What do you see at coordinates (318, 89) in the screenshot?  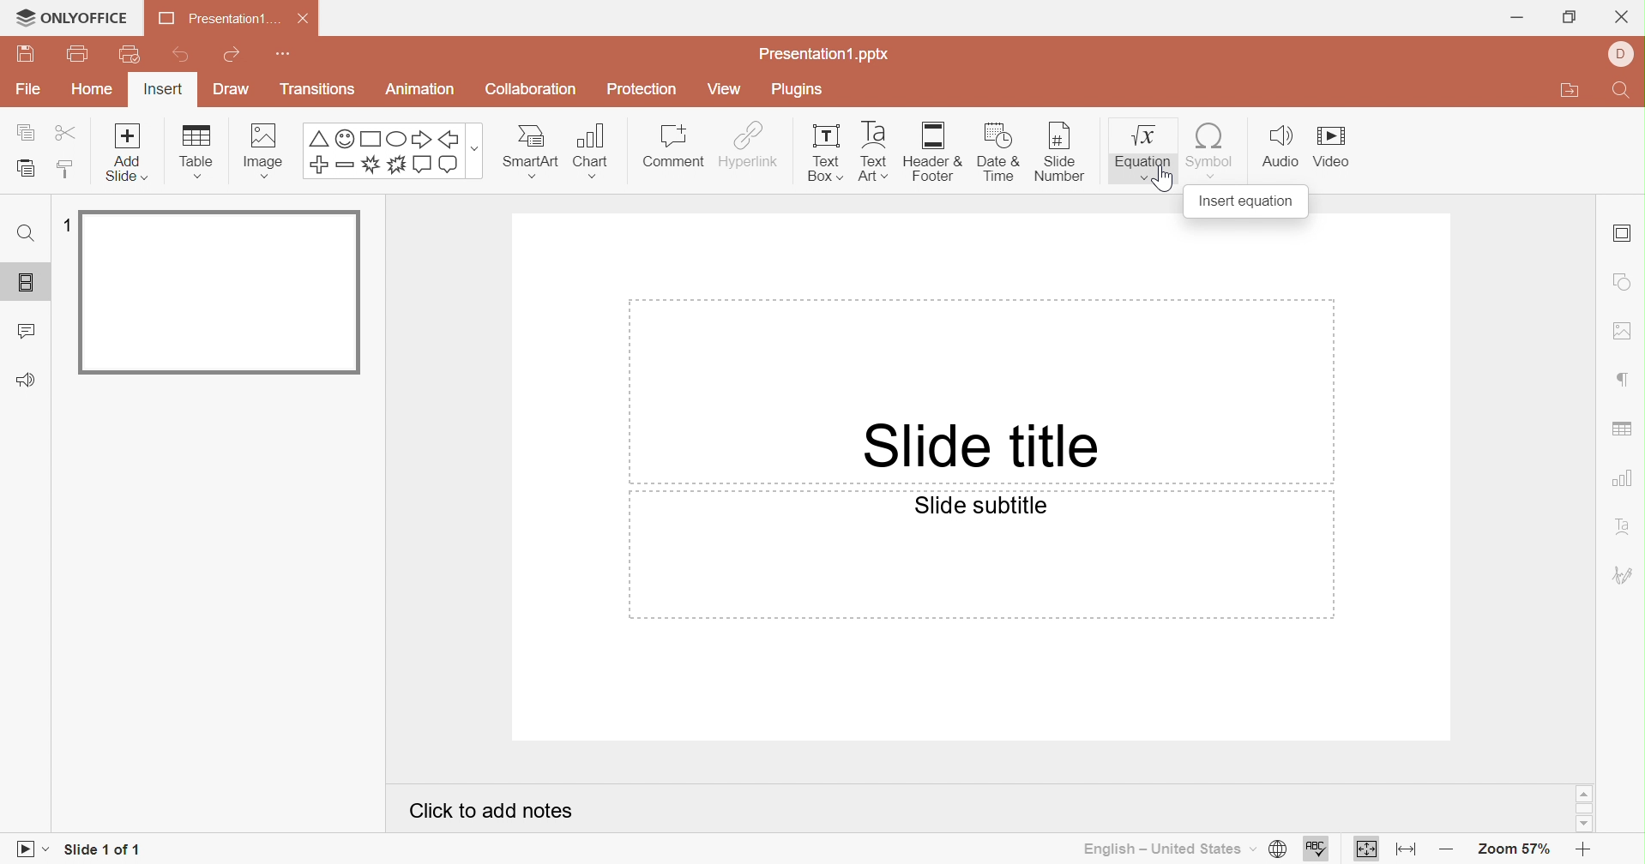 I see `Transitions` at bounding box center [318, 89].